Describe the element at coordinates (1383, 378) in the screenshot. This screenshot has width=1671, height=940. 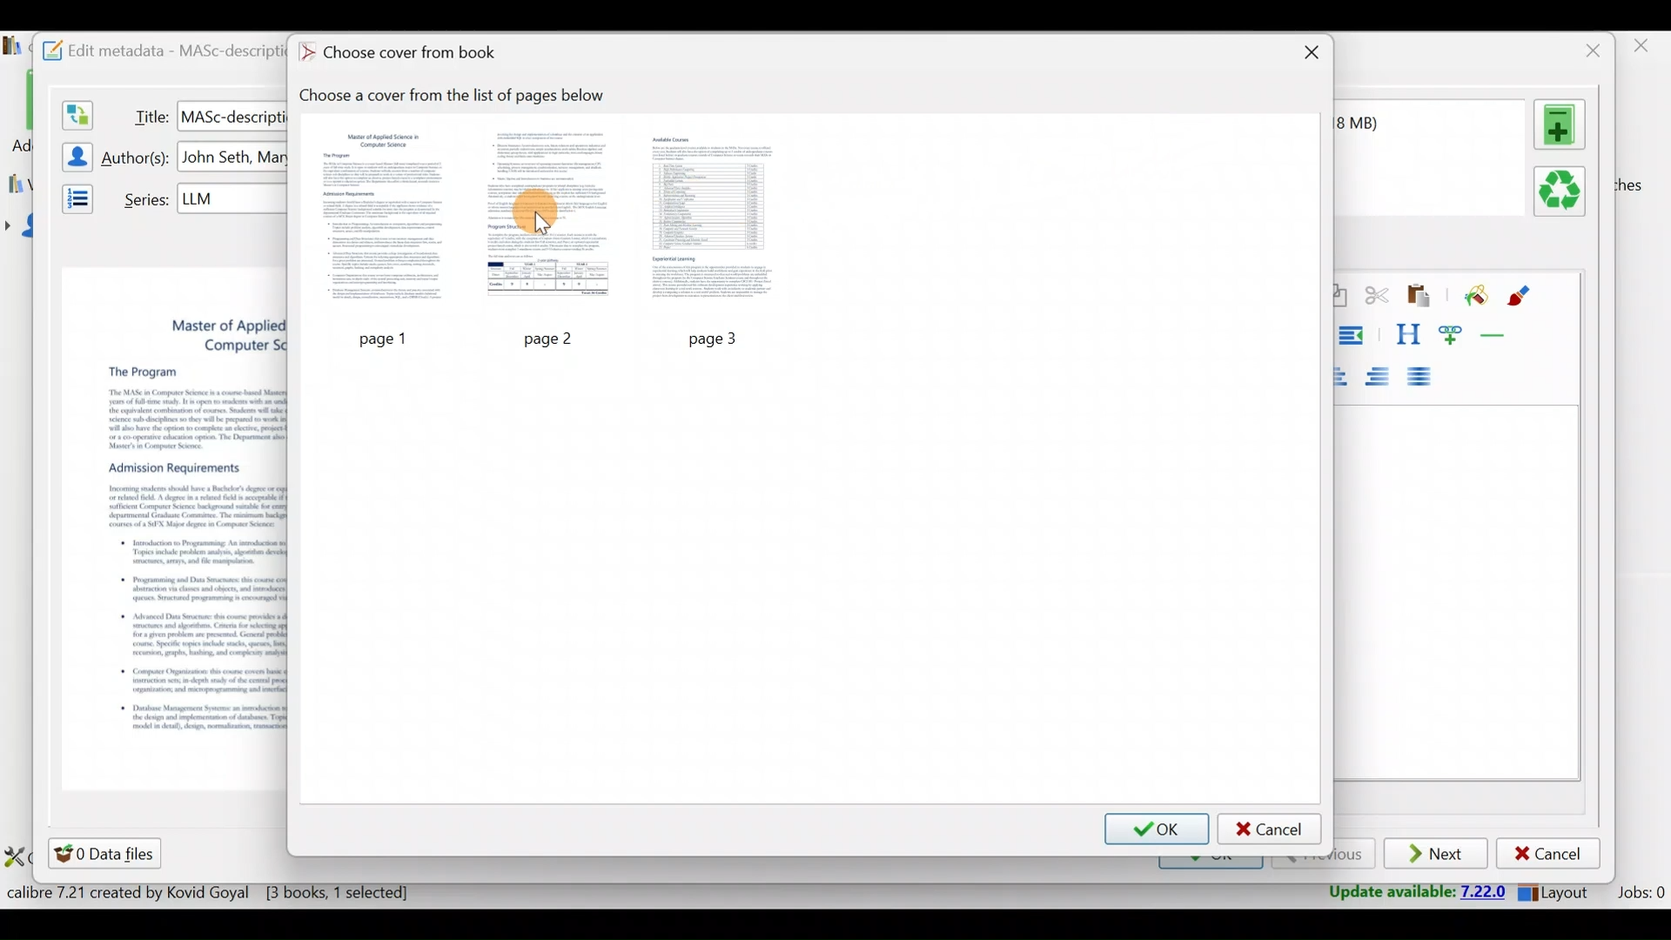
I see `Align right` at that location.